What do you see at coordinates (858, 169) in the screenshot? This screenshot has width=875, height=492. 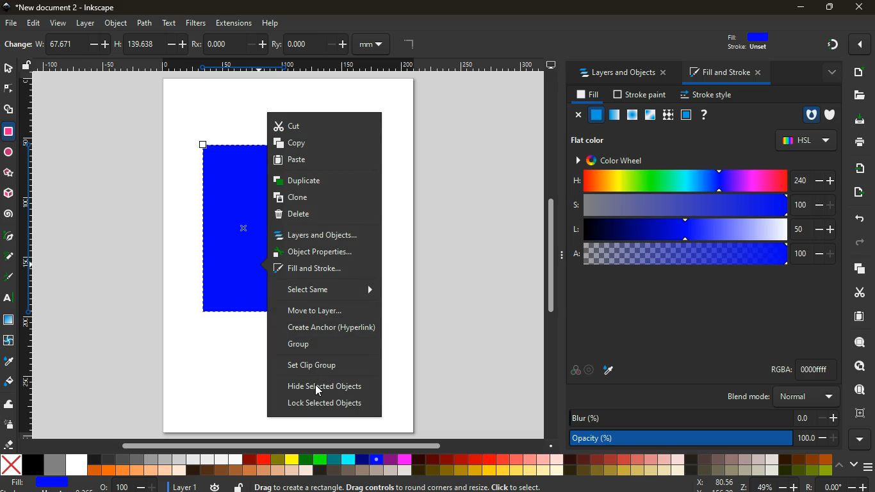 I see `receive` at bounding box center [858, 169].